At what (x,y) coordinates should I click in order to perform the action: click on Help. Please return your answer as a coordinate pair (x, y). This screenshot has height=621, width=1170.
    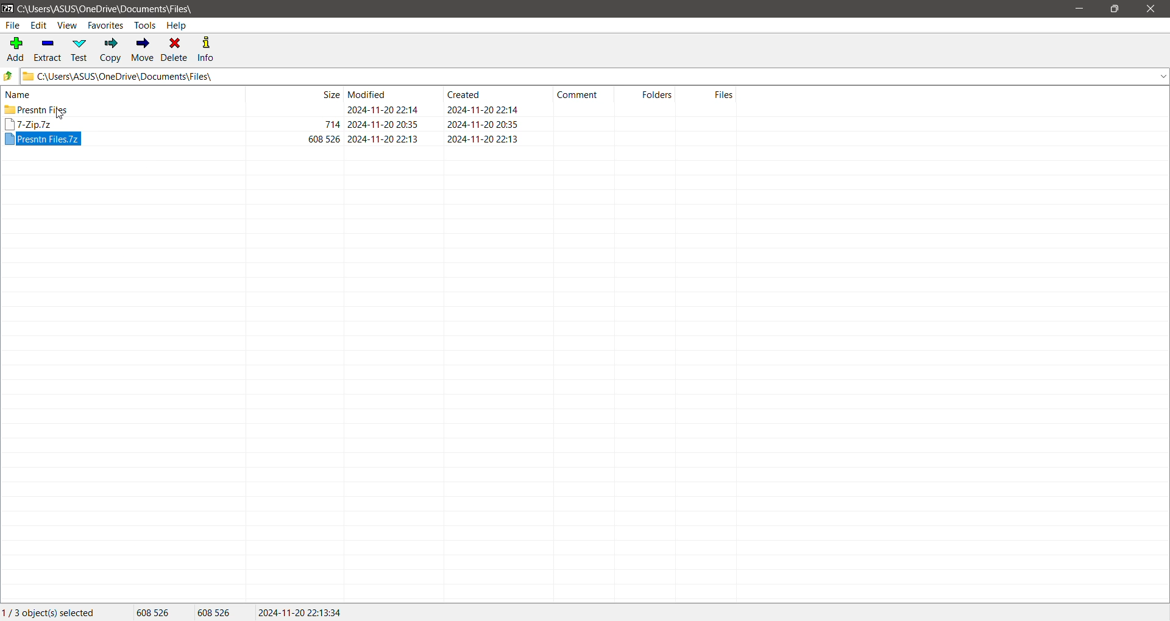
    Looking at the image, I should click on (178, 25).